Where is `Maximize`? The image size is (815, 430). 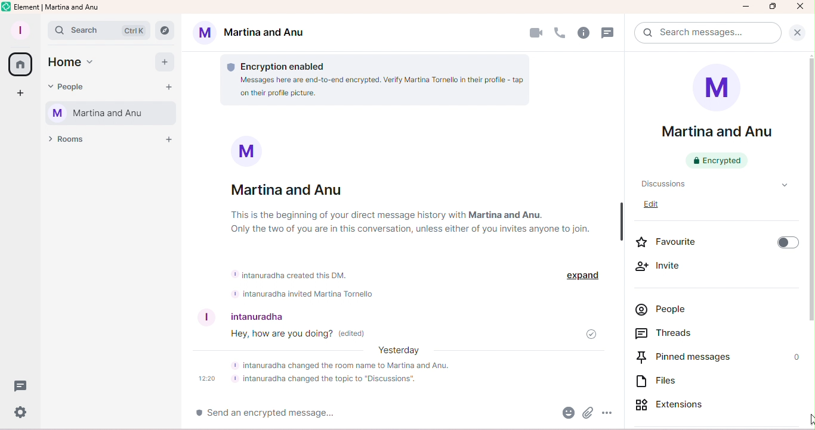 Maximize is located at coordinates (773, 7).